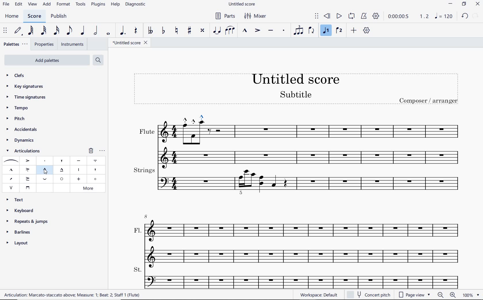 This screenshot has width=483, height=300. What do you see at coordinates (17, 31) in the screenshot?
I see `DEFAULT (STEP TIME)` at bounding box center [17, 31].